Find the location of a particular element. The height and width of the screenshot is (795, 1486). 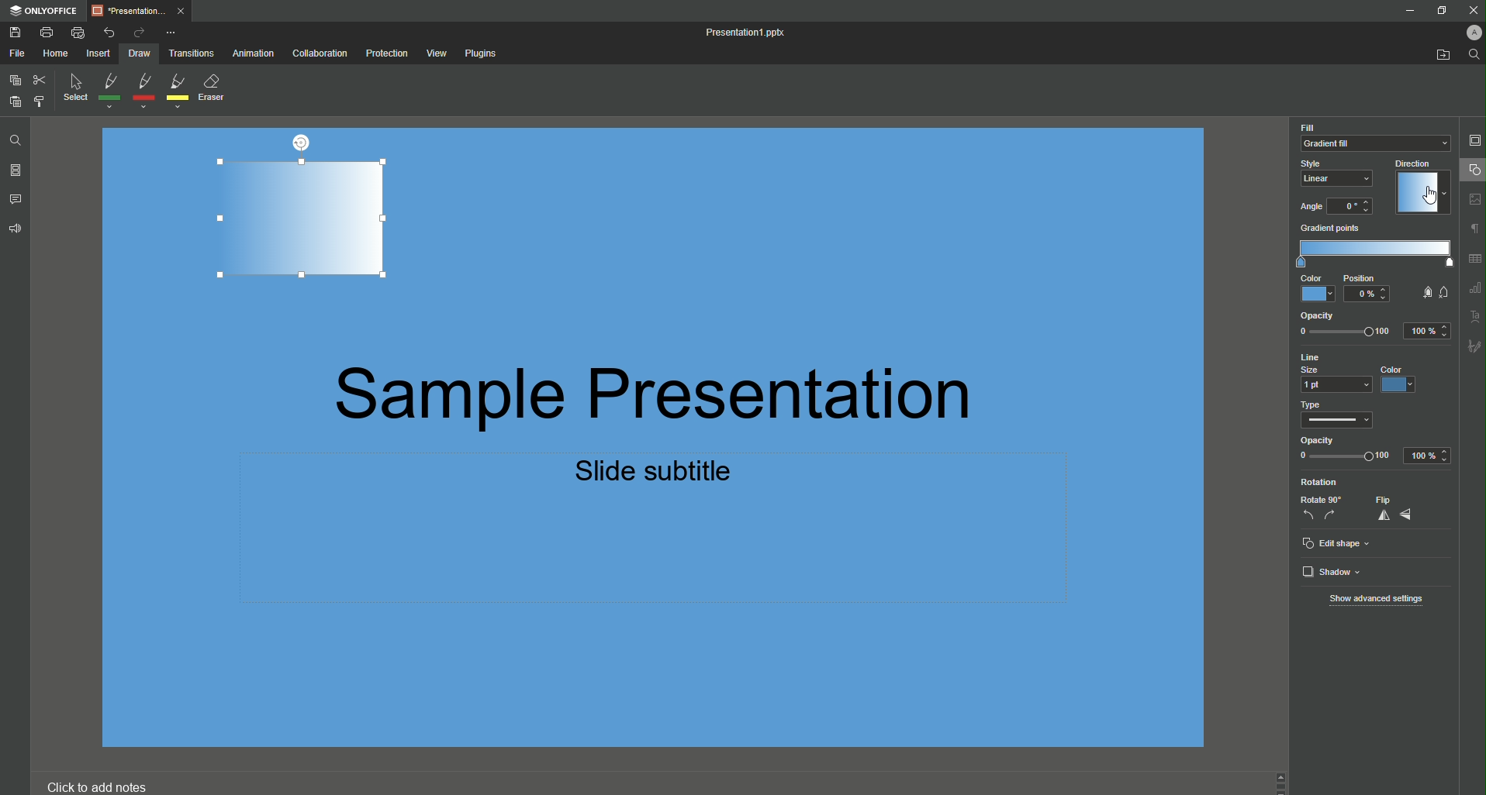

Choose Styling is located at coordinates (38, 102).